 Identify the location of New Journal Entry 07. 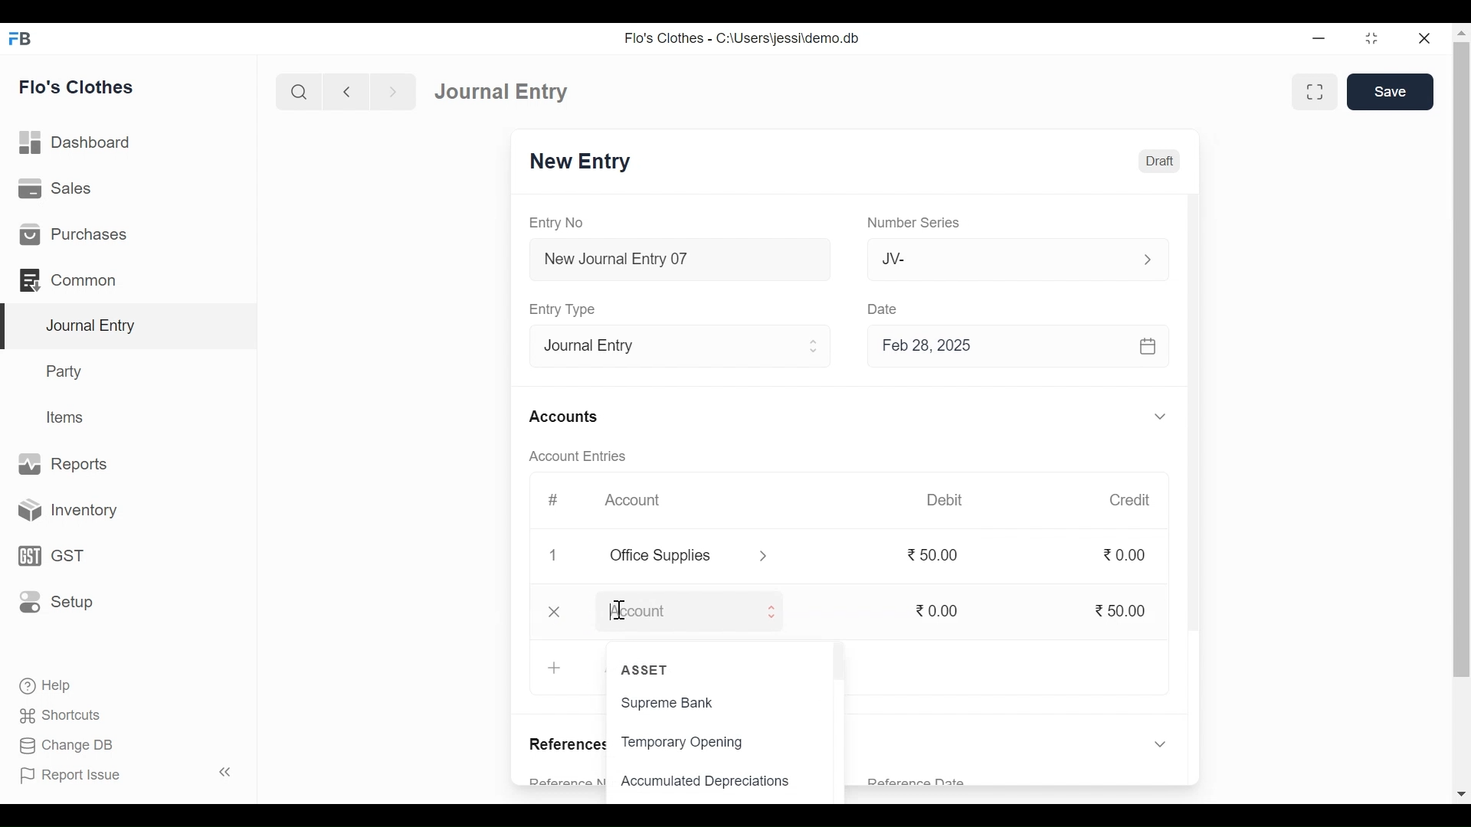
(677, 260).